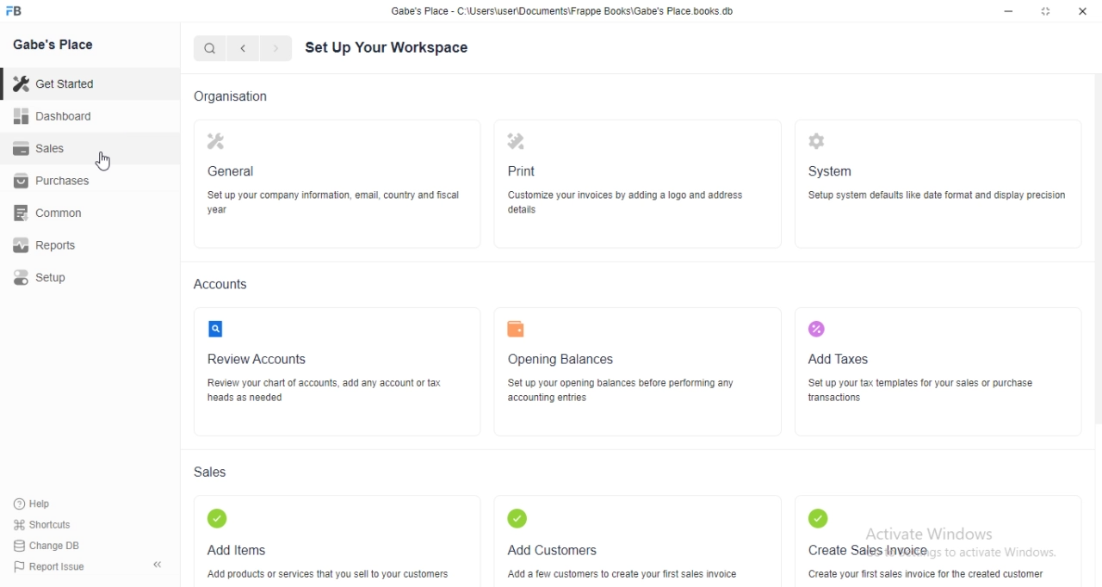 This screenshot has height=587, width=1102. I want to click on 5S ‘Setup system defaults like date format and display, so click(930, 195).